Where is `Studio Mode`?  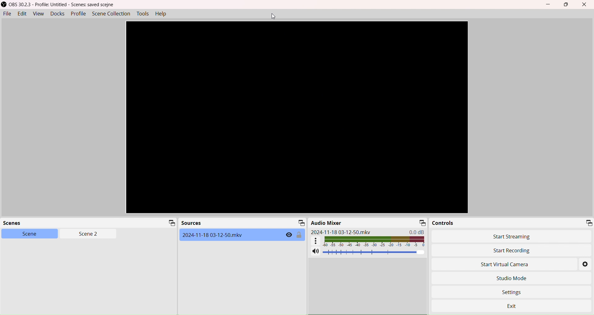 Studio Mode is located at coordinates (511, 278).